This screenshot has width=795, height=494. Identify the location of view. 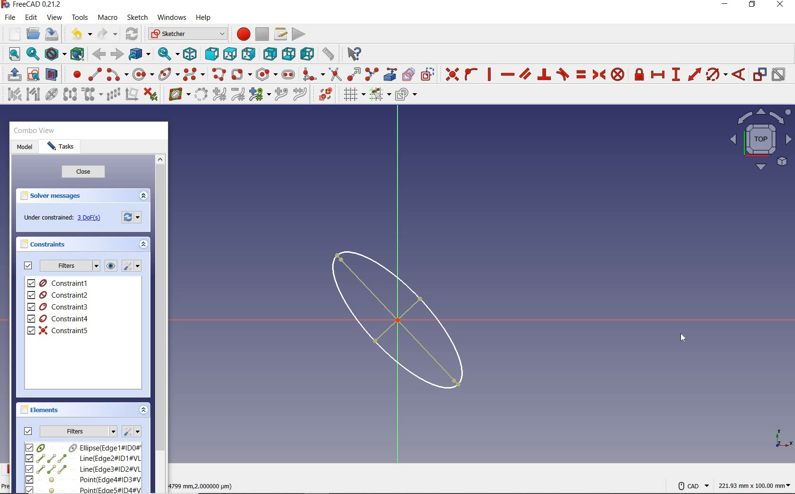
(55, 17).